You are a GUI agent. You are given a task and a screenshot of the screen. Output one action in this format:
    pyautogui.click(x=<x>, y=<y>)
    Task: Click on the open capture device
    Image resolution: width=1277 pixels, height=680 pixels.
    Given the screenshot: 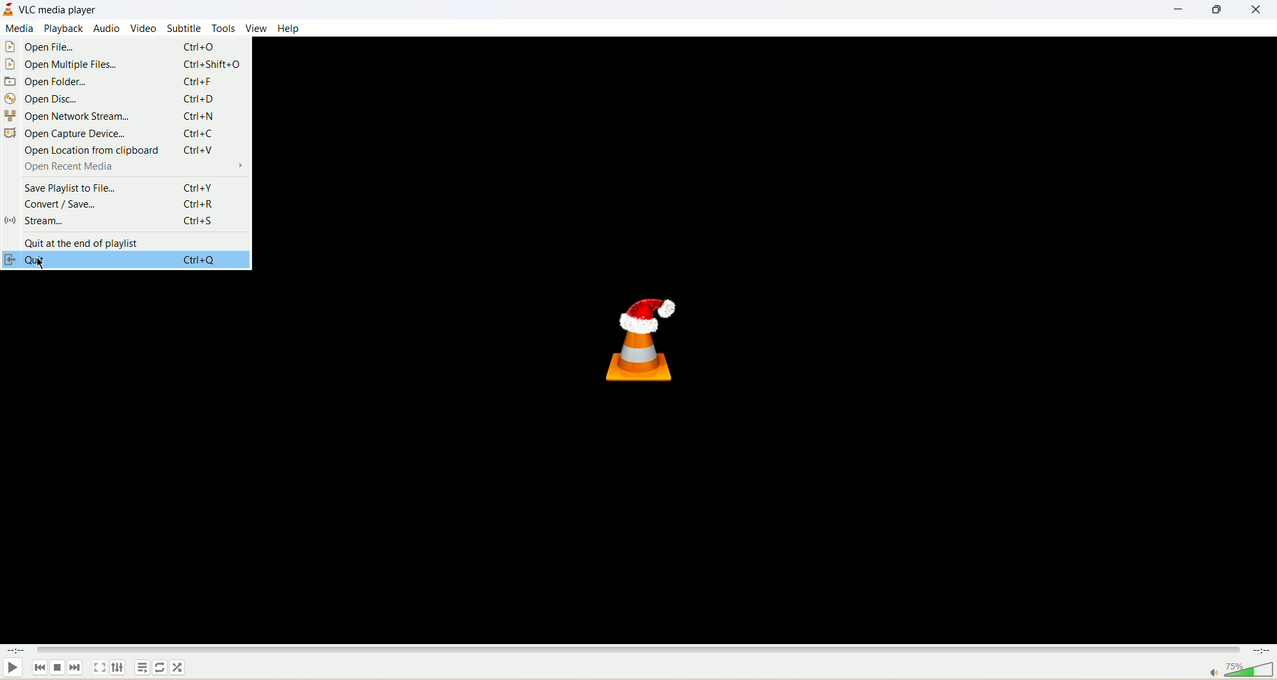 What is the action you would take?
    pyautogui.click(x=123, y=134)
    